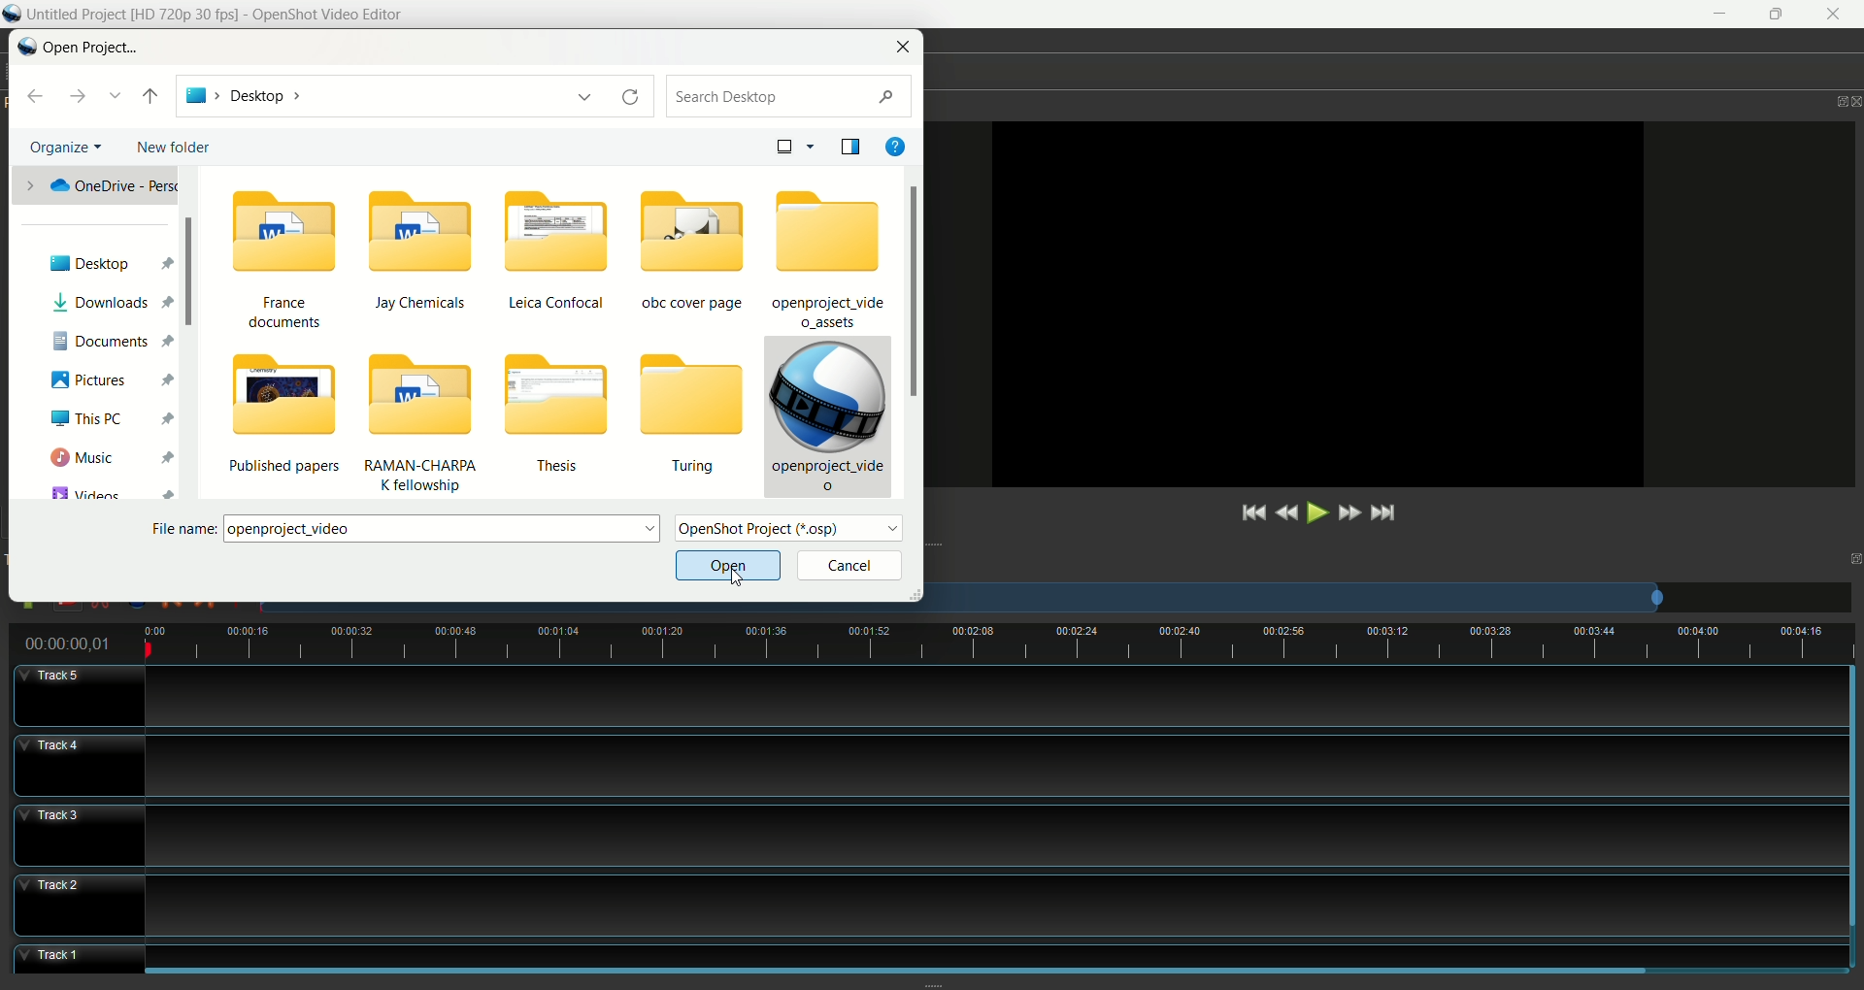 This screenshot has width=1864, height=990. What do you see at coordinates (1288, 514) in the screenshot?
I see `rewind` at bounding box center [1288, 514].